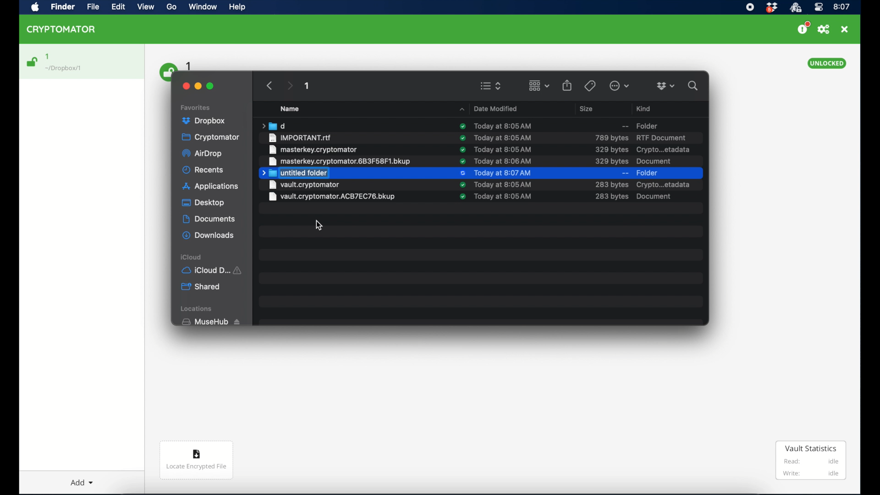 Image resolution: width=880 pixels, height=495 pixels. Describe the element at coordinates (198, 309) in the screenshot. I see `locations` at that location.